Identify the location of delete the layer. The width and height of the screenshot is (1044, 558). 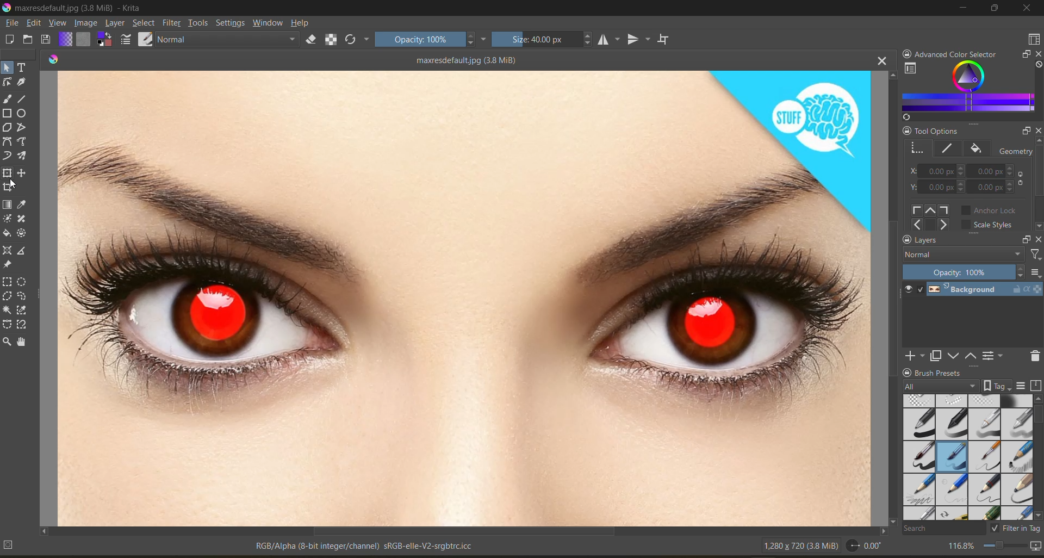
(1033, 356).